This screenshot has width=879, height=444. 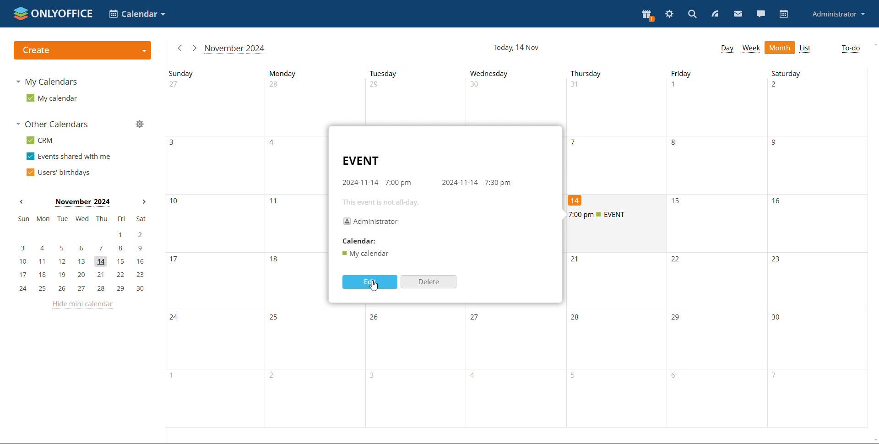 What do you see at coordinates (194, 48) in the screenshot?
I see `next month` at bounding box center [194, 48].